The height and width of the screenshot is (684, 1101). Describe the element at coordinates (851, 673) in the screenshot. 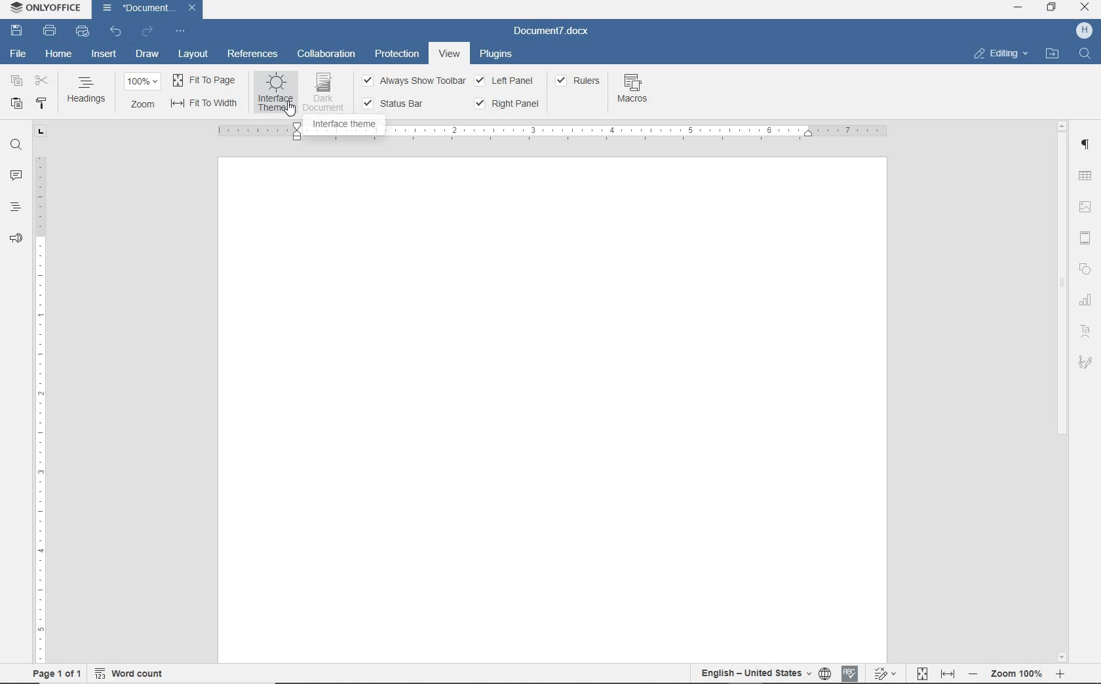

I see `SPELL CHECKING` at that location.